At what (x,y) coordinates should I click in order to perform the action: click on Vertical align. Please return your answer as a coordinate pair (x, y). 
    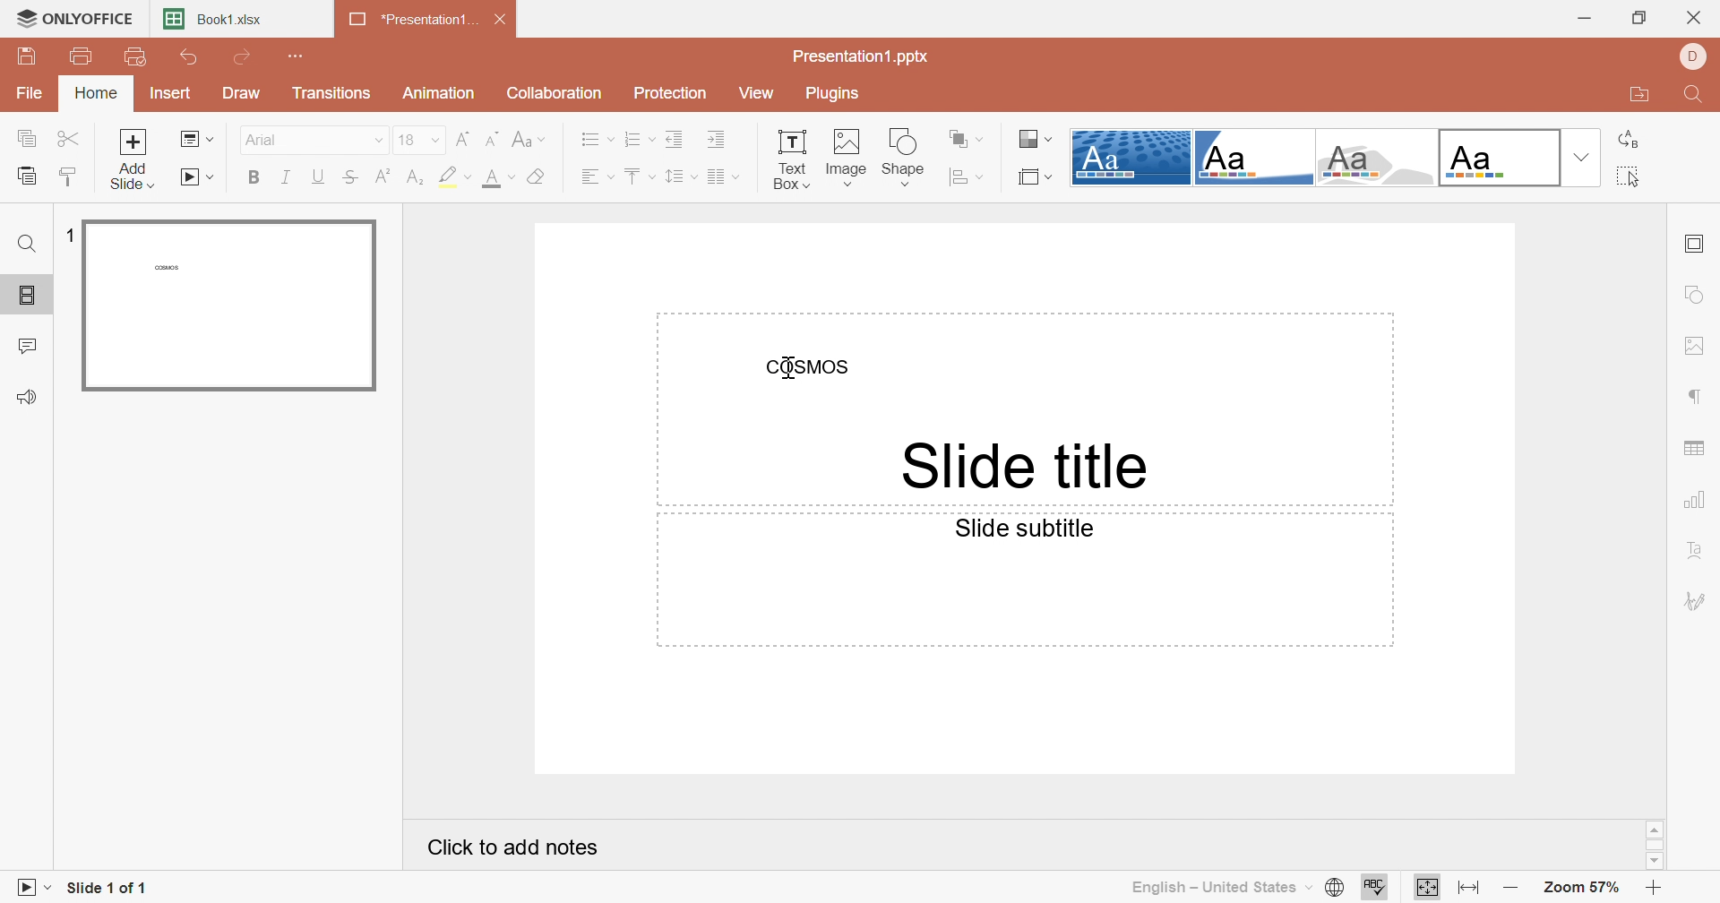
    Looking at the image, I should click on (637, 176).